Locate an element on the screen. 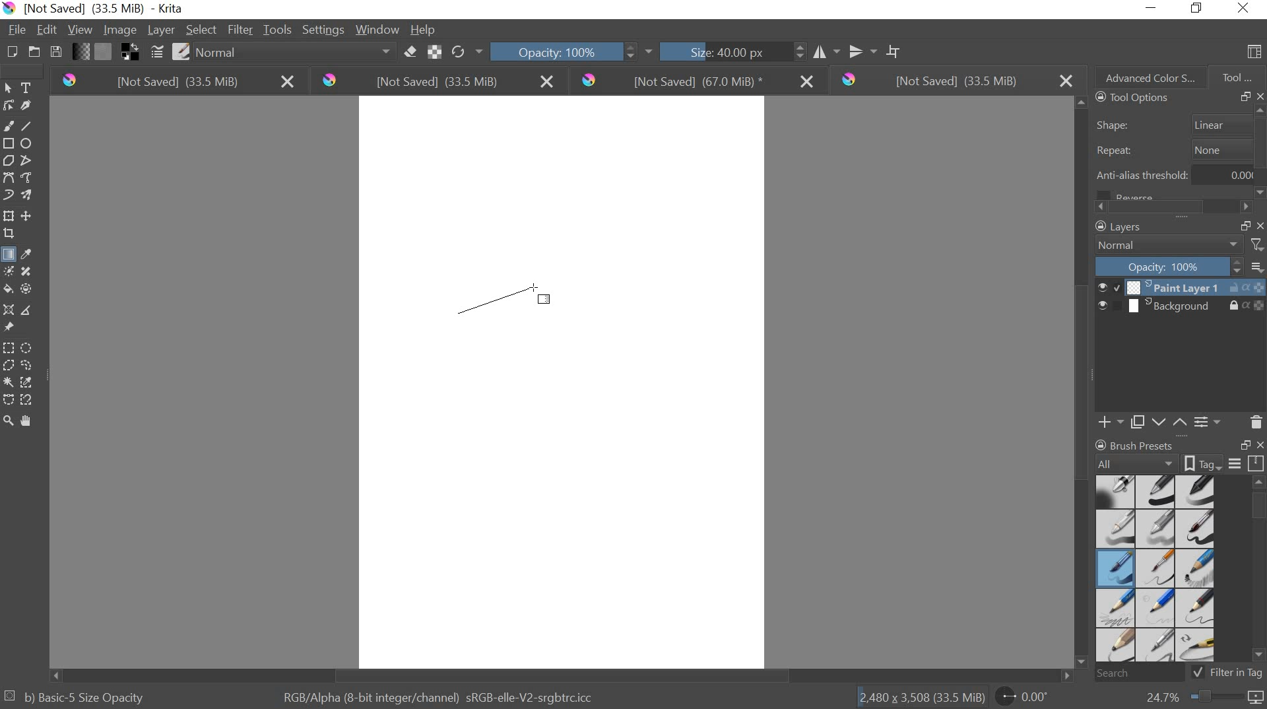  CREATE NEW DOCUMENT is located at coordinates (9, 52).